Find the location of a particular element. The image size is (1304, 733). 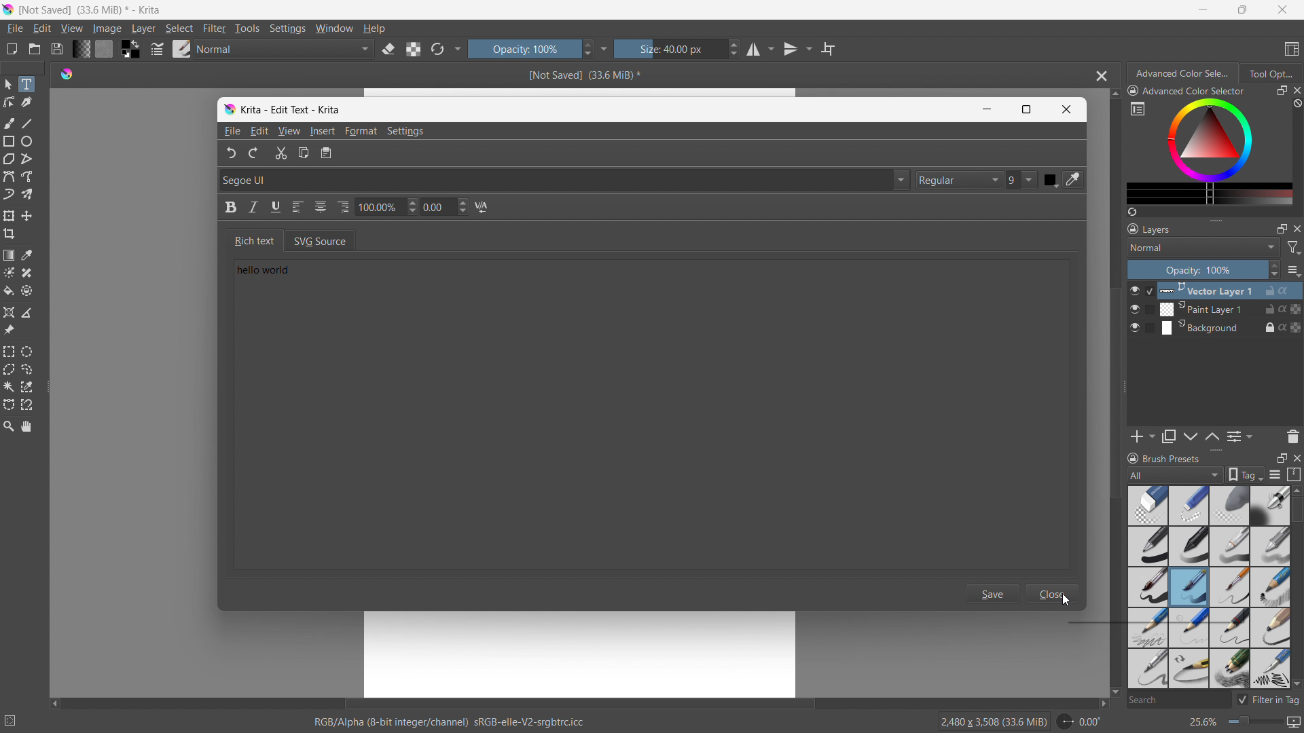

Redo is located at coordinates (254, 152).